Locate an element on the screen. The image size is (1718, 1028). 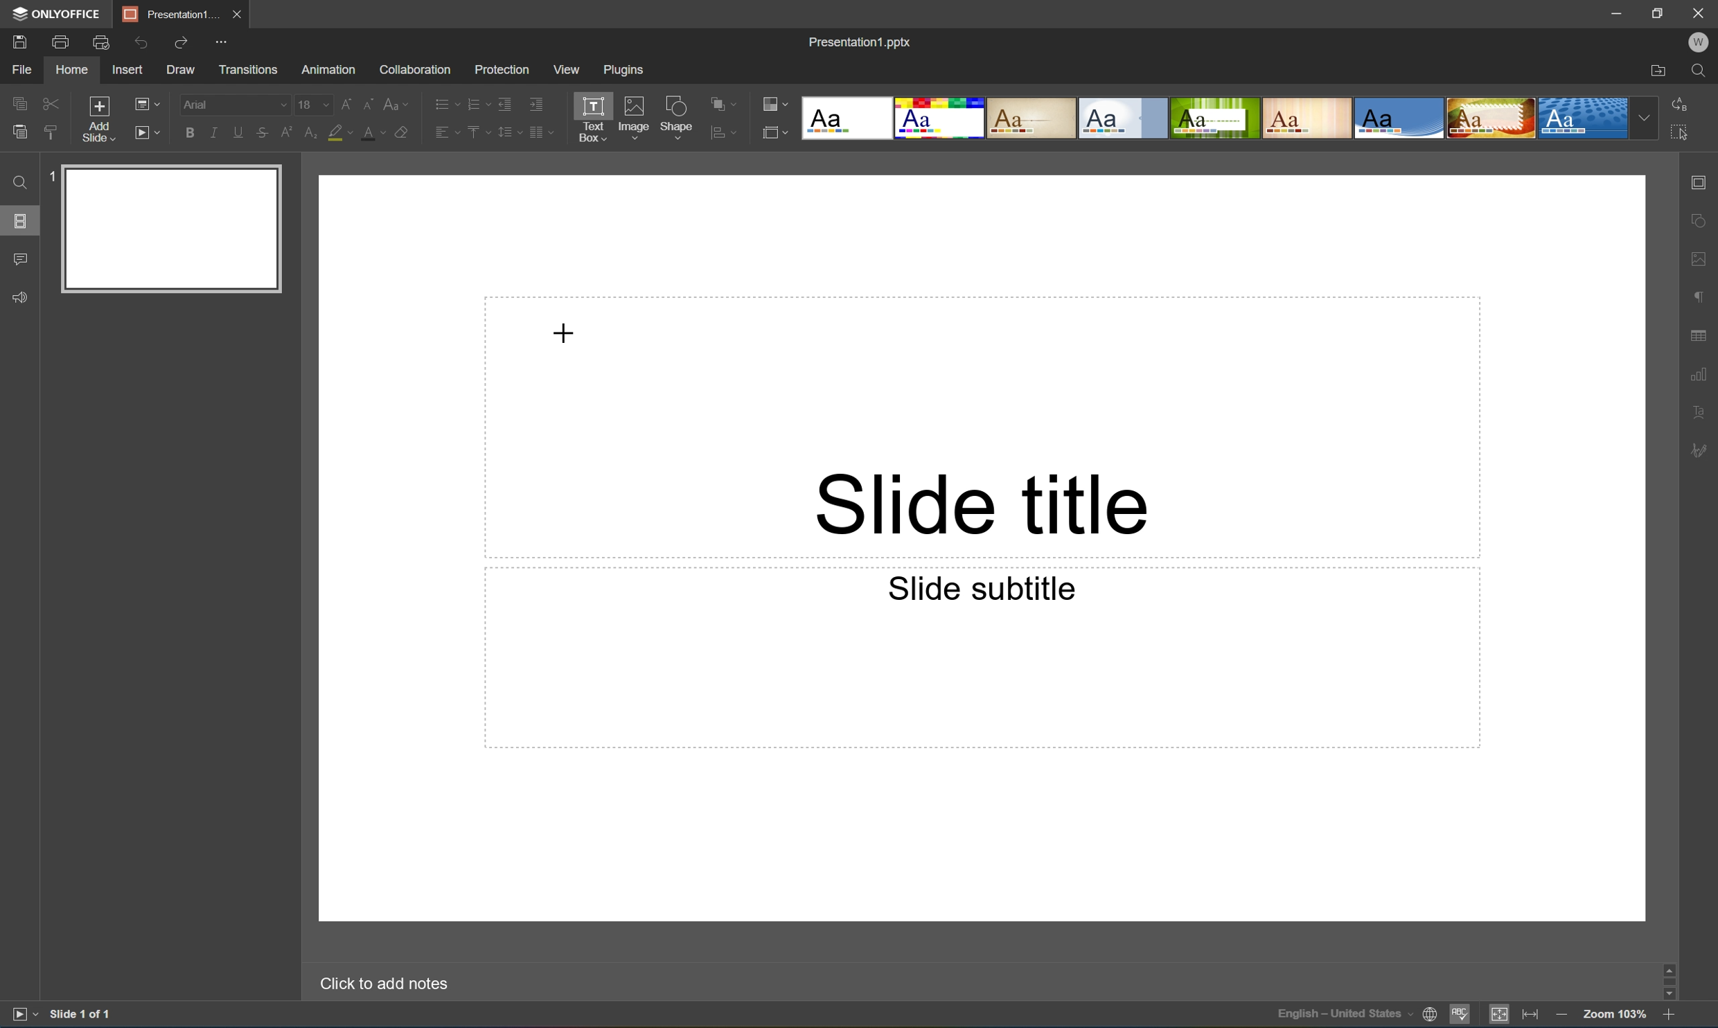
Italic is located at coordinates (213, 133).